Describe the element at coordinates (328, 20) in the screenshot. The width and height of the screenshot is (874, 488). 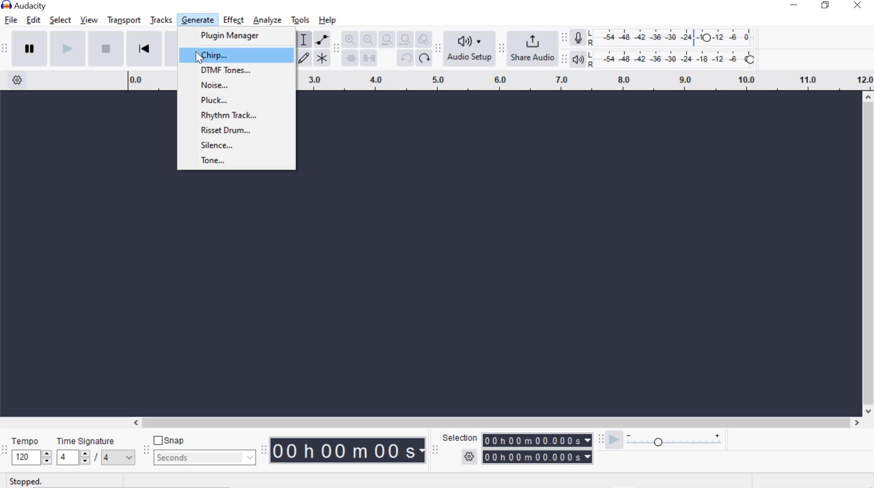
I see `help` at that location.